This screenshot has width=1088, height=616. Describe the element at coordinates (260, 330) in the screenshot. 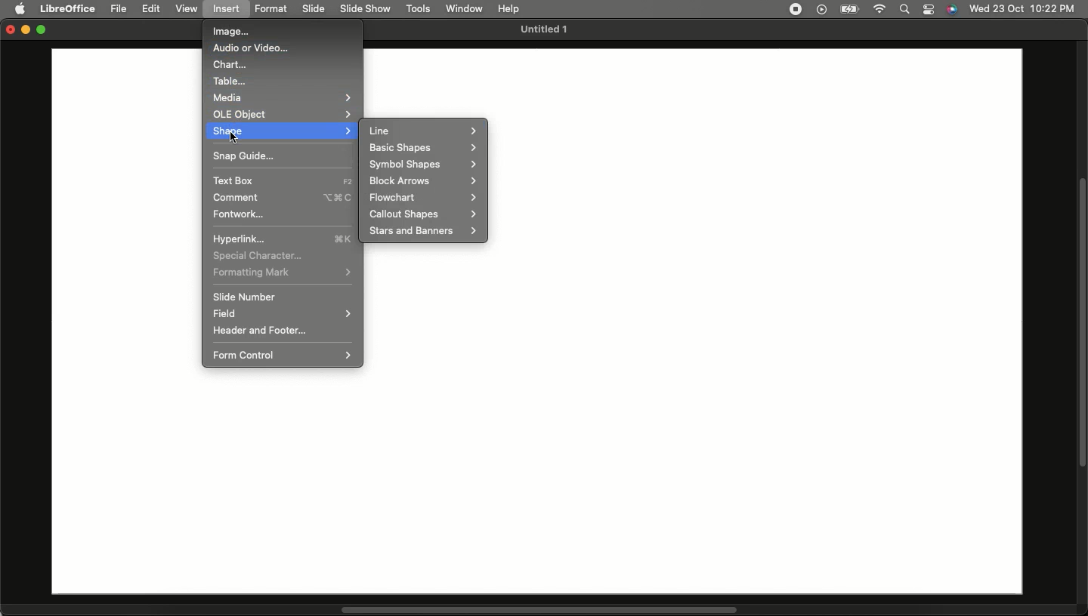

I see `Header and footer` at that location.